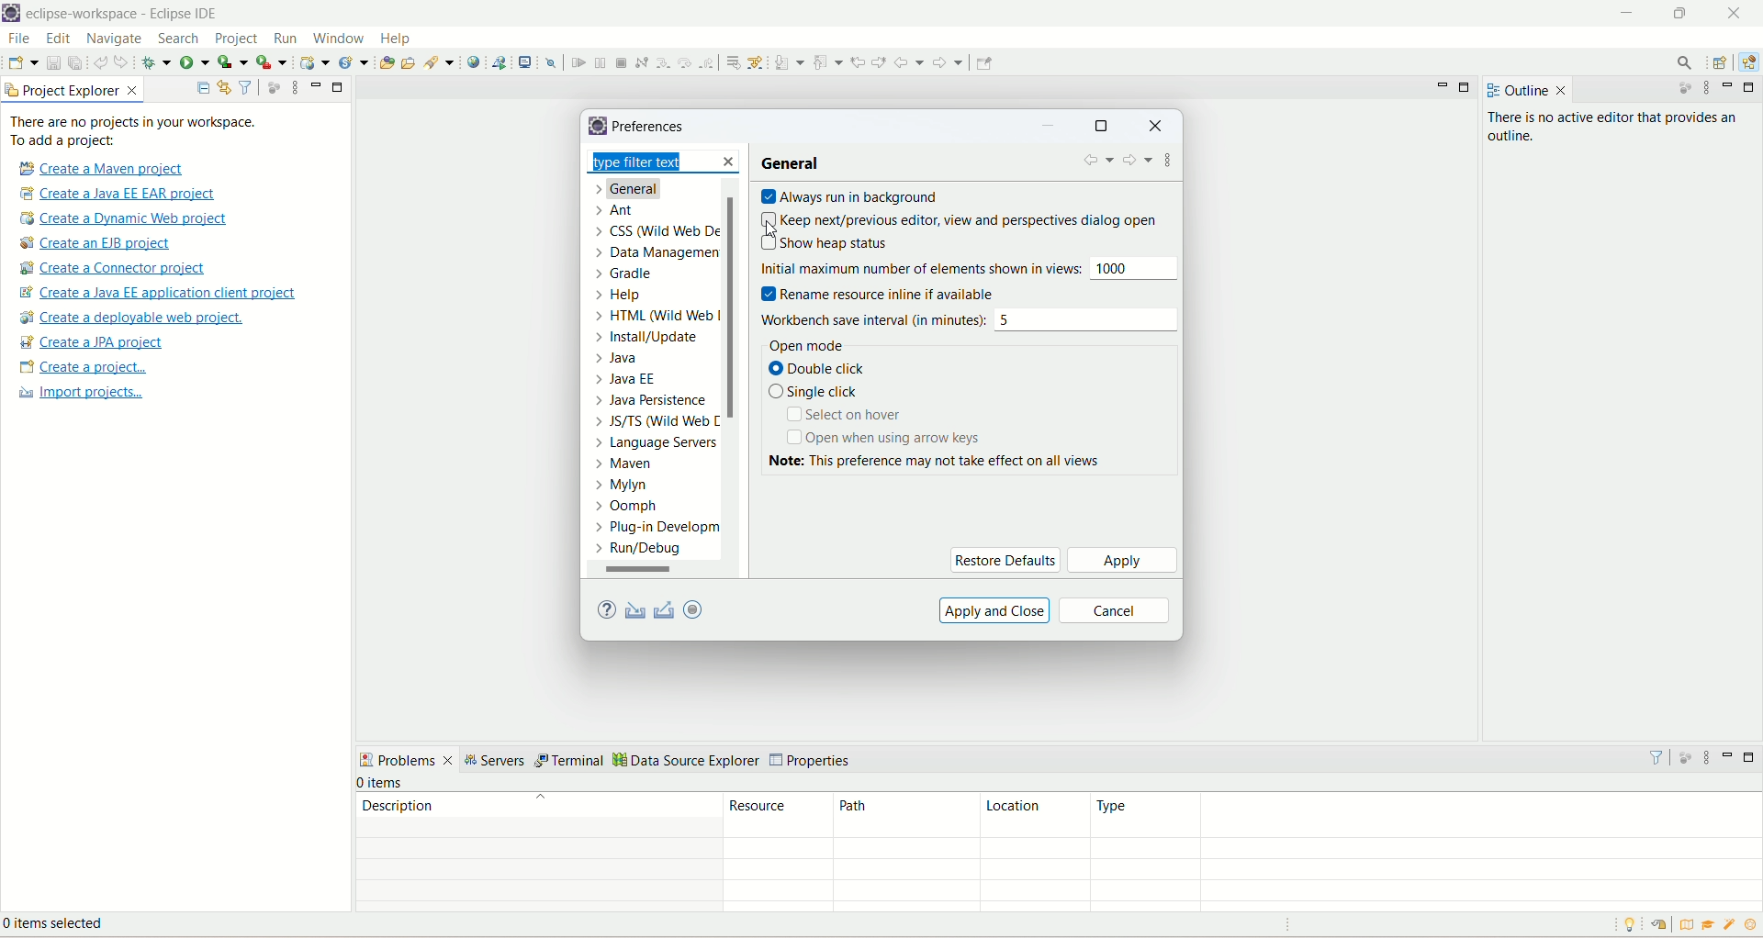 The width and height of the screenshot is (1763, 938). Describe the element at coordinates (54, 61) in the screenshot. I see `save` at that location.